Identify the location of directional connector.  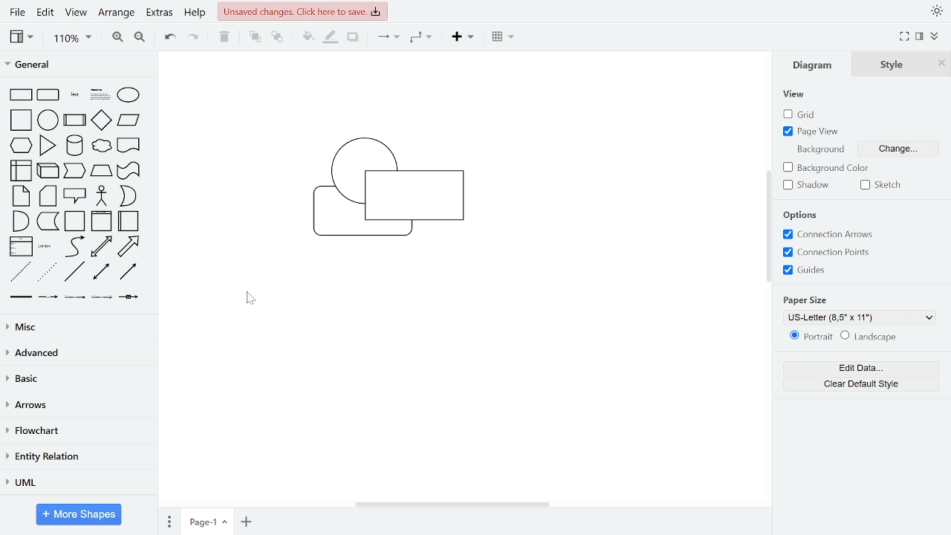
(128, 273).